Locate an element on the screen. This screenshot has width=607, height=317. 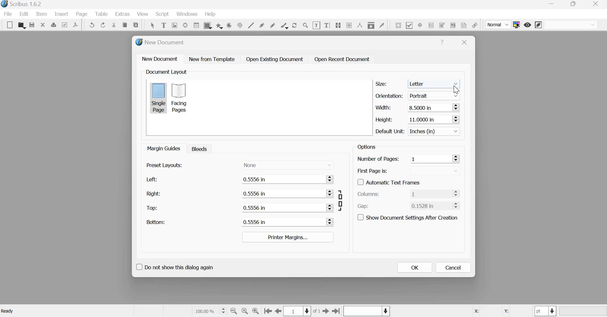
1 is located at coordinates (430, 193).